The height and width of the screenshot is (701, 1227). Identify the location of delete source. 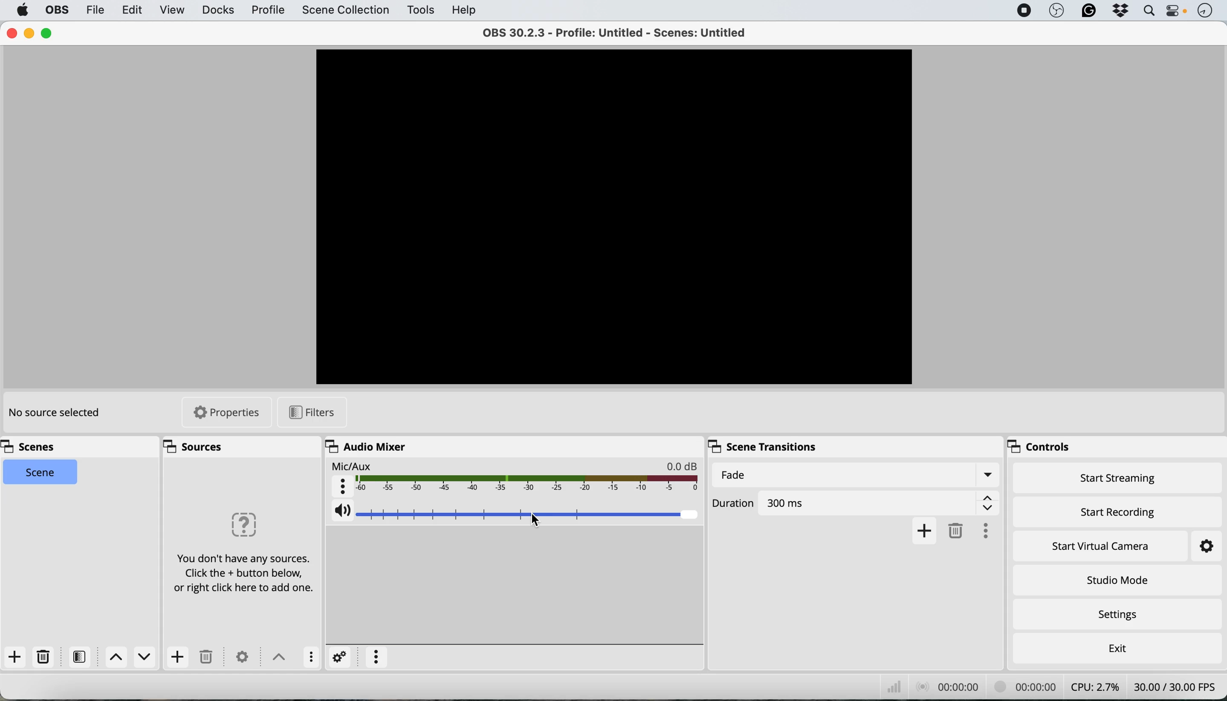
(43, 656).